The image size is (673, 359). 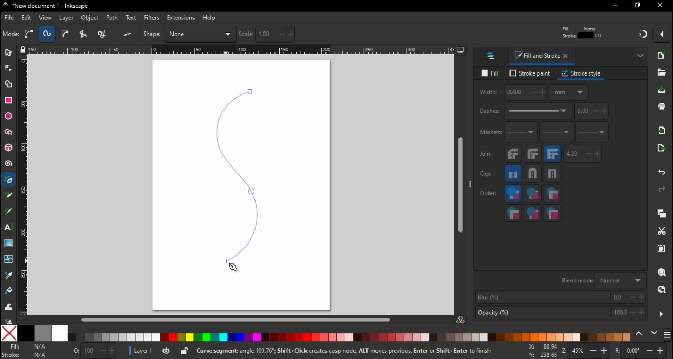 I want to click on text, so click(x=131, y=17).